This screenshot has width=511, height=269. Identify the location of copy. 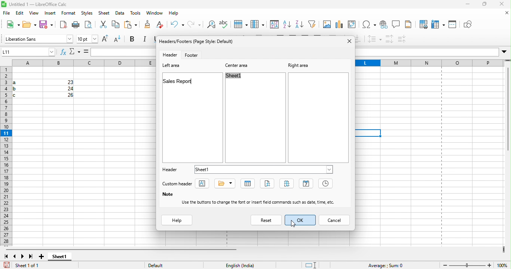
(103, 25).